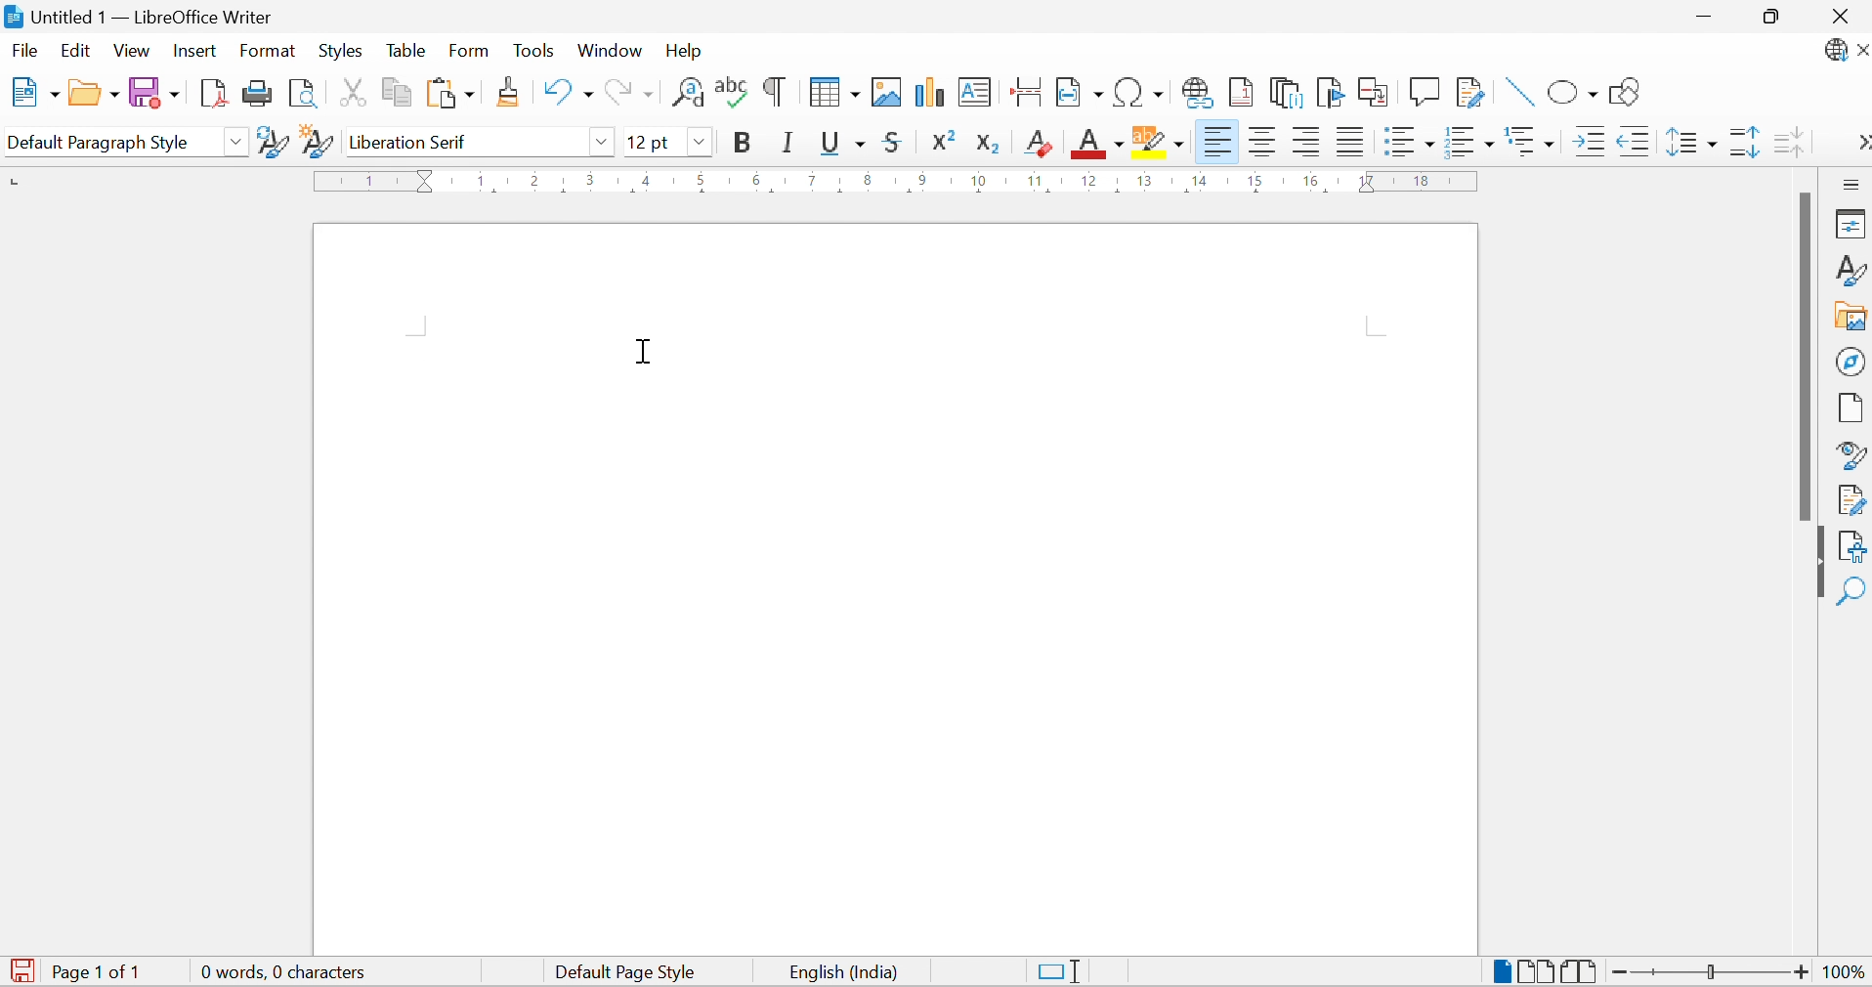  Describe the element at coordinates (1788, 142) in the screenshot. I see `Decrease Paragraph Spacing` at that location.